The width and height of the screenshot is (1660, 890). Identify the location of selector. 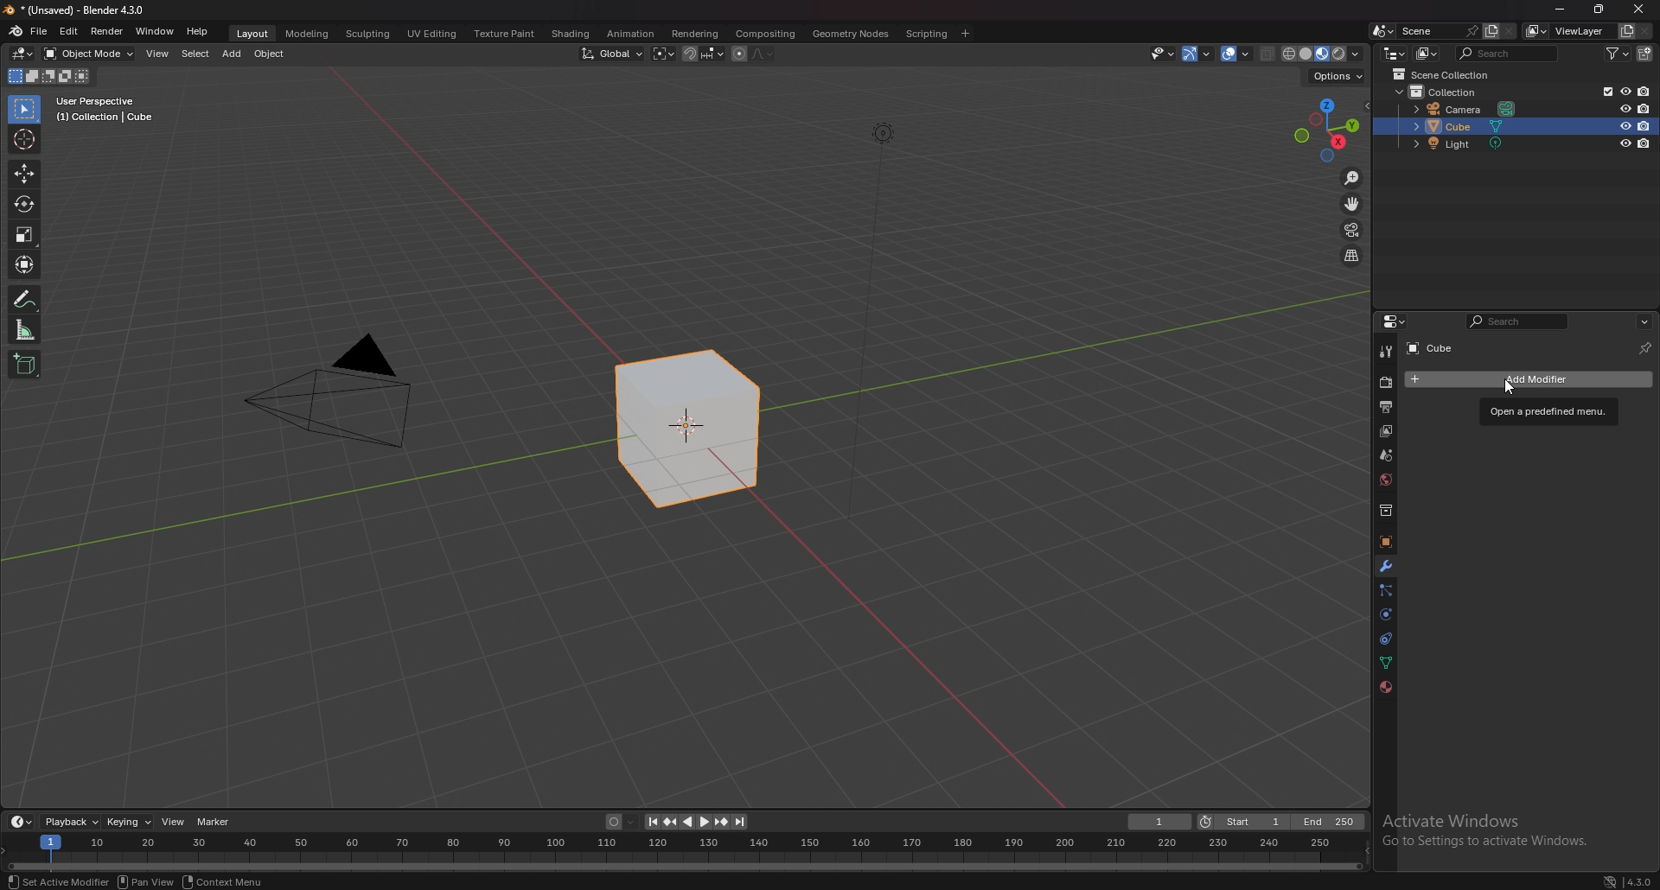
(25, 110).